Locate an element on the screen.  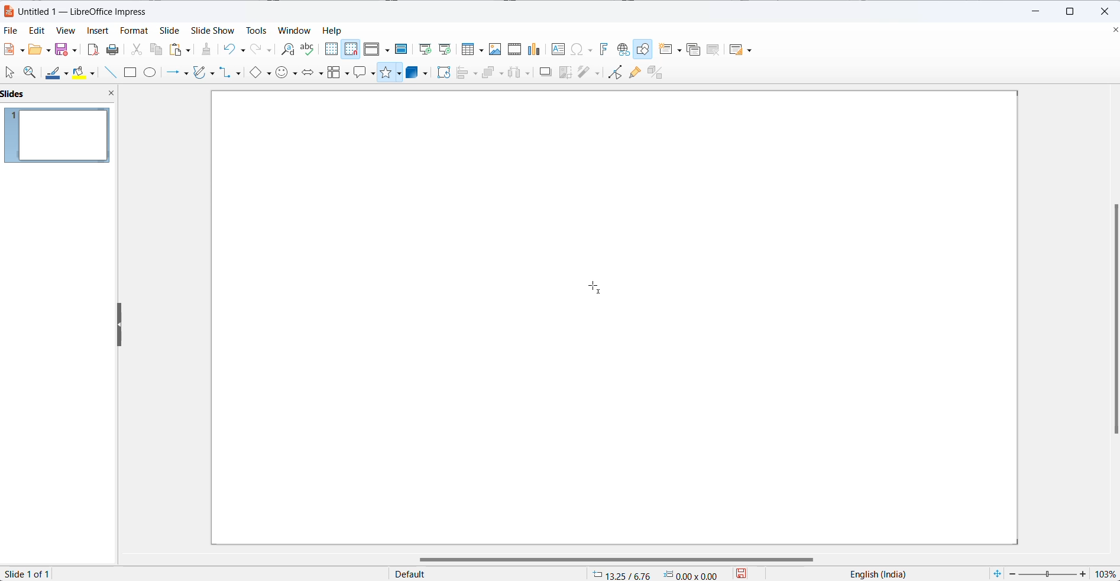
window is located at coordinates (294, 31).